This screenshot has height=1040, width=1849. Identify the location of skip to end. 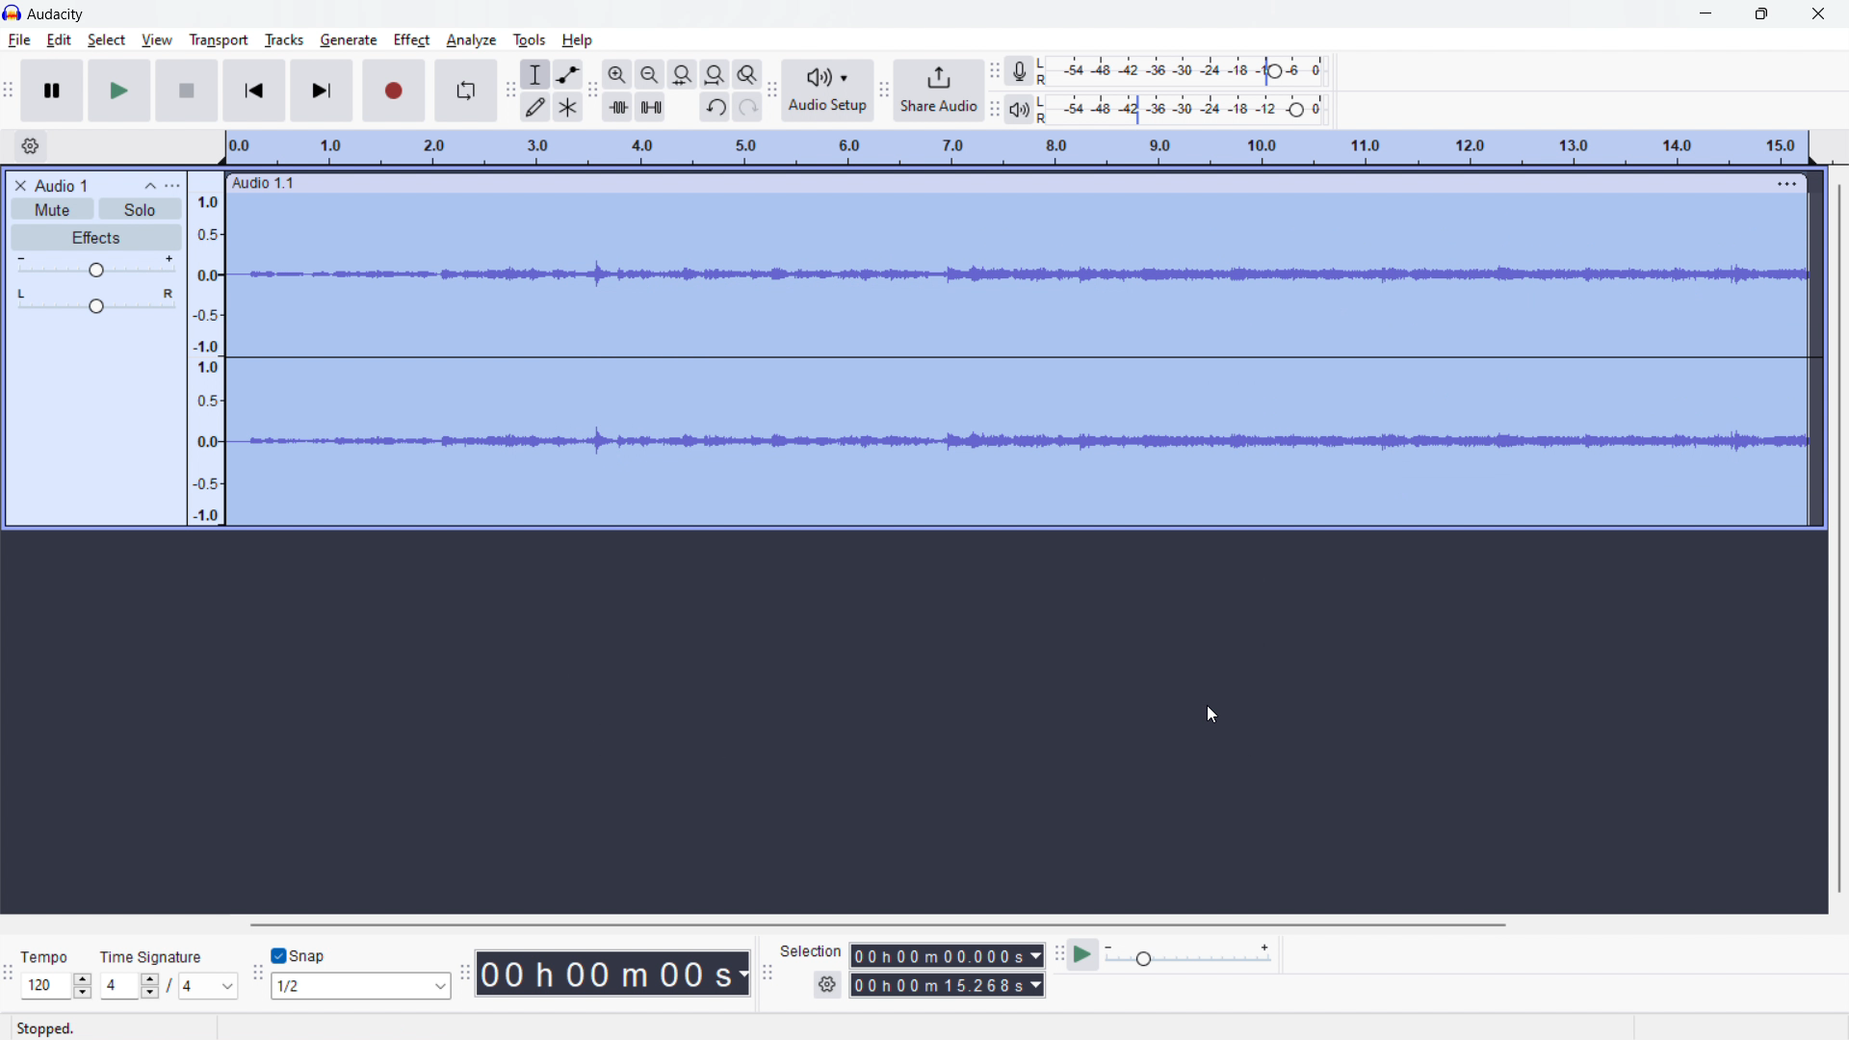
(324, 91).